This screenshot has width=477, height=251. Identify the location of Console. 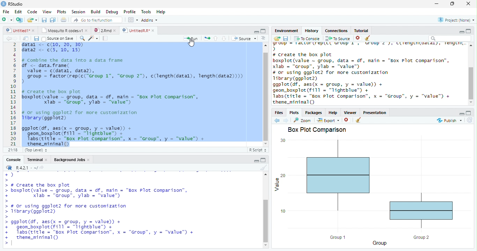
(13, 160).